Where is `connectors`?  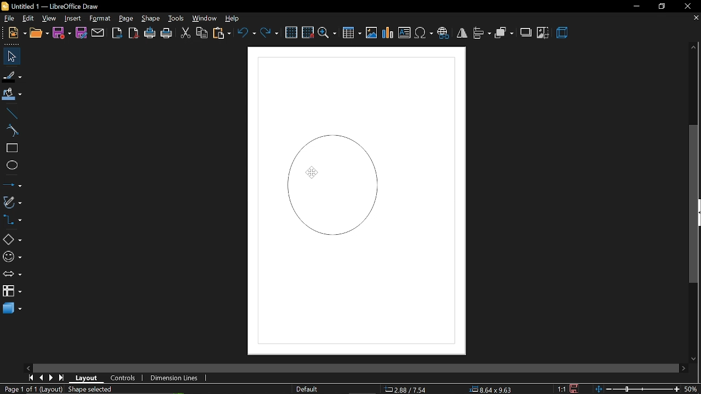 connectors is located at coordinates (13, 220).